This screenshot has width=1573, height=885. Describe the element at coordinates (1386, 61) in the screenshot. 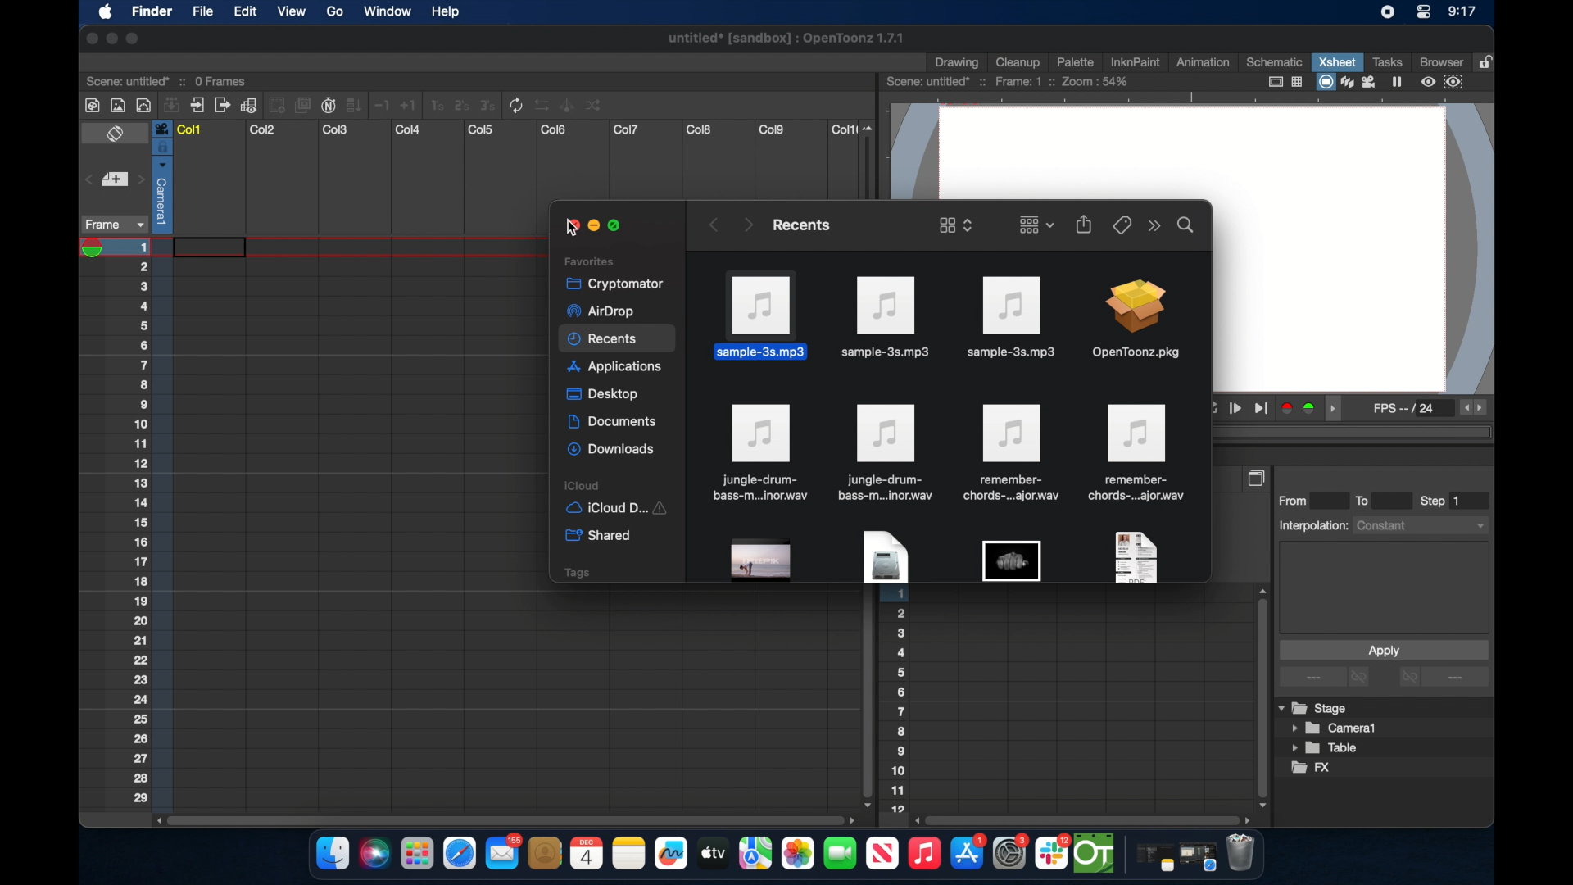

I see `tasks` at that location.